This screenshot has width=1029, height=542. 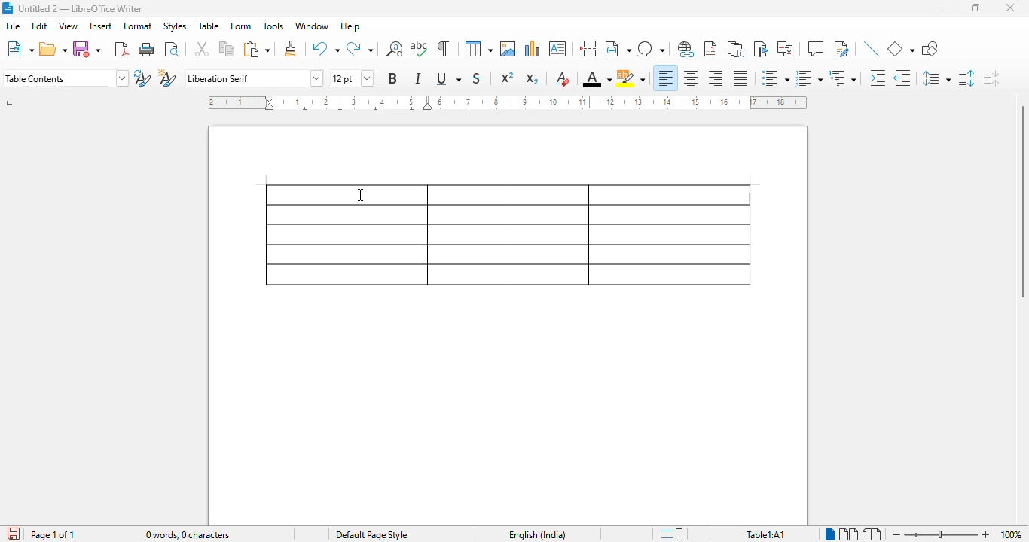 I want to click on vertical scroll bar, so click(x=1020, y=201).